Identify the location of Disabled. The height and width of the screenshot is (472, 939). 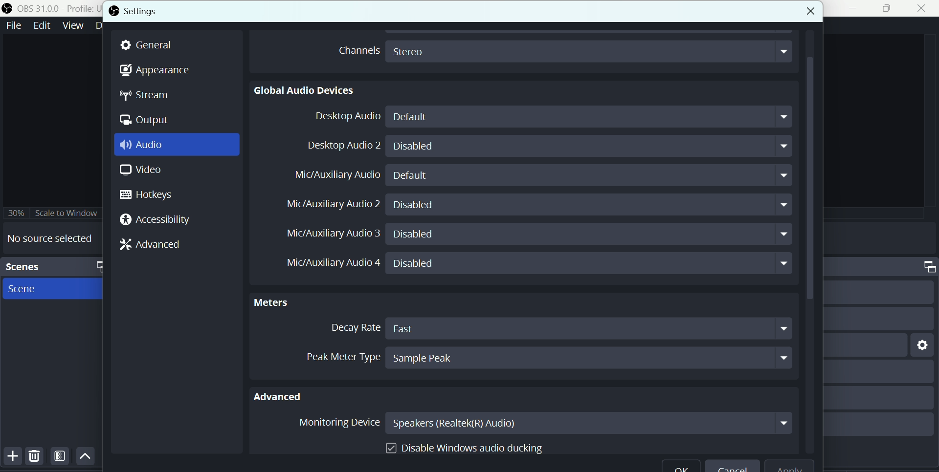
(590, 235).